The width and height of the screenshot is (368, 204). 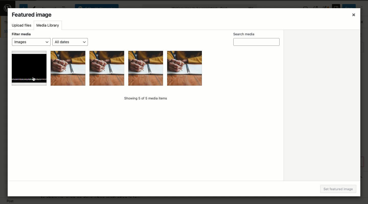 I want to click on All dates, so click(x=70, y=42).